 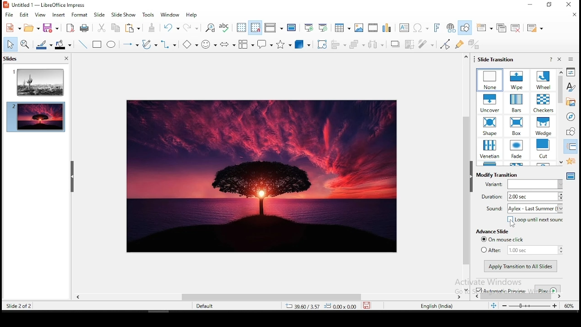 I want to click on slide layout, so click(x=535, y=27).